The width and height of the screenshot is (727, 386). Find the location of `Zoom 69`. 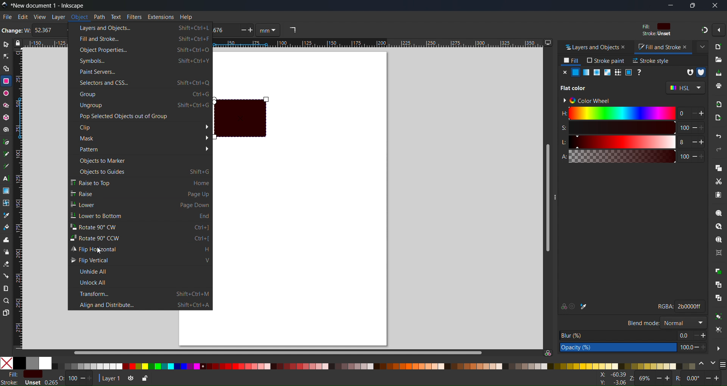

Zoom 69 is located at coordinates (645, 379).